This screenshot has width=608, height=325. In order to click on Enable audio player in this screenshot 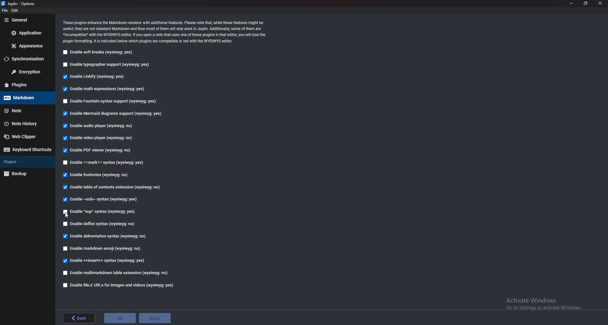, I will do `click(103, 126)`.